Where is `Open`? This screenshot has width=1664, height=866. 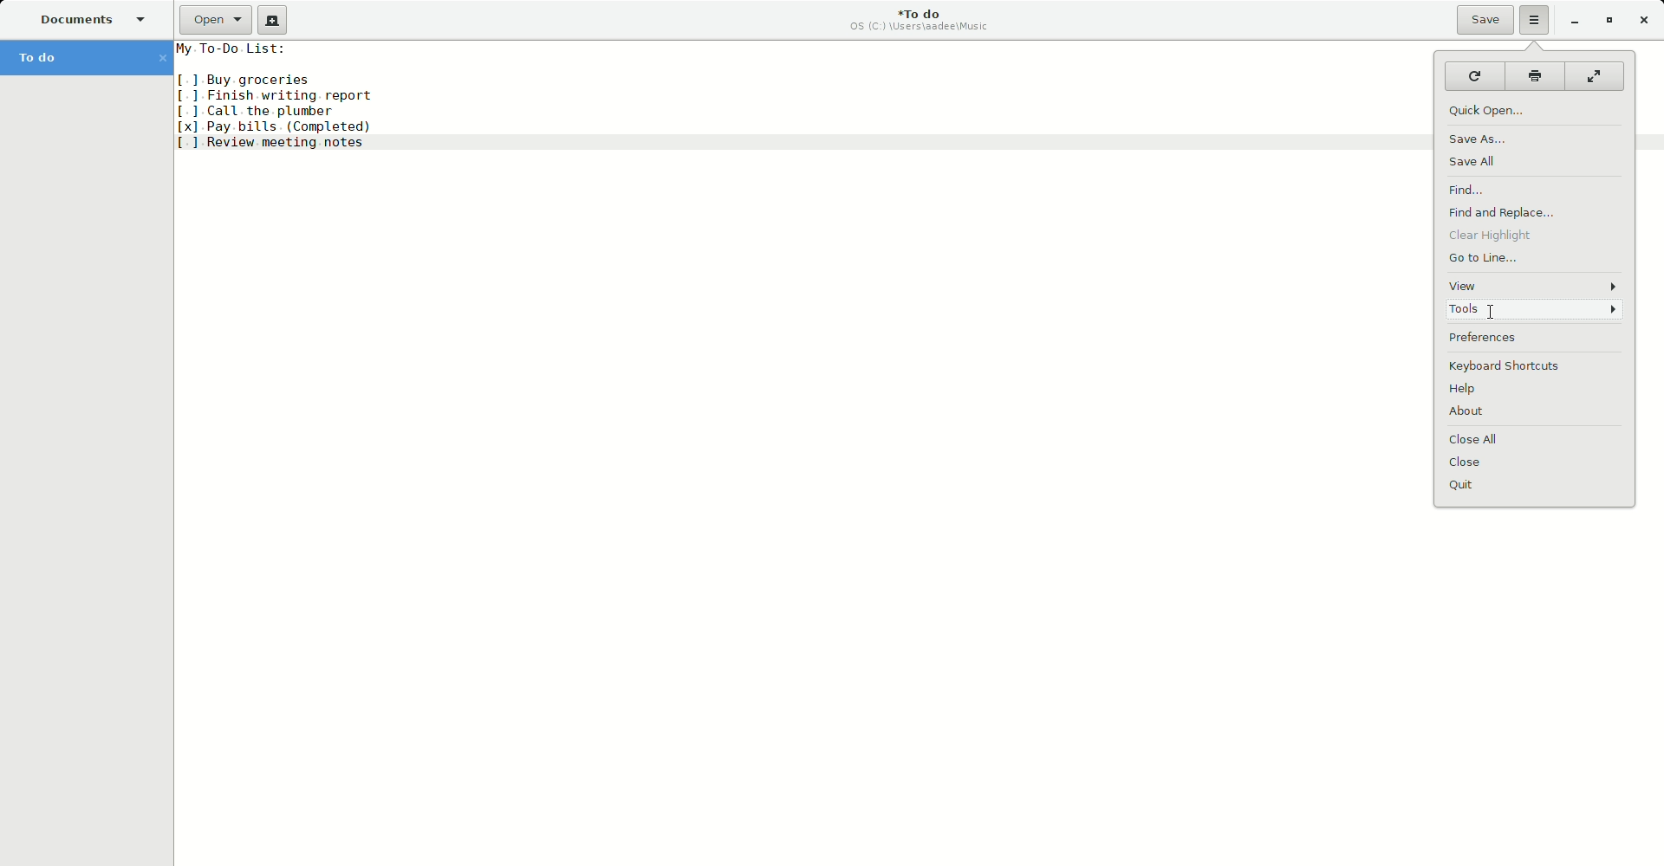 Open is located at coordinates (213, 21).